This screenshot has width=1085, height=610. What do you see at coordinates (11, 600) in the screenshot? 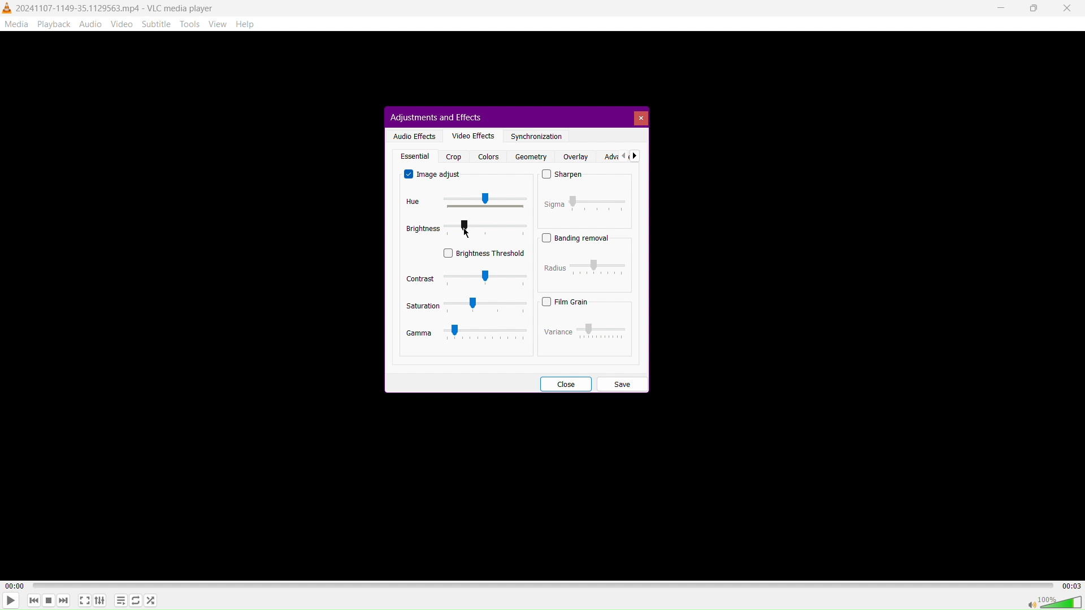
I see `Play` at bounding box center [11, 600].